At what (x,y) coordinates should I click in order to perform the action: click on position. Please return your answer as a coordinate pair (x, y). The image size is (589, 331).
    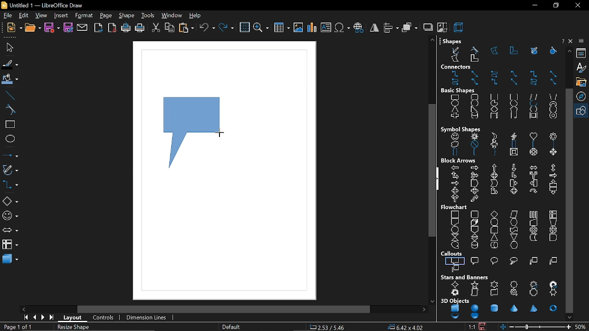
    Looking at the image, I should click on (405, 327).